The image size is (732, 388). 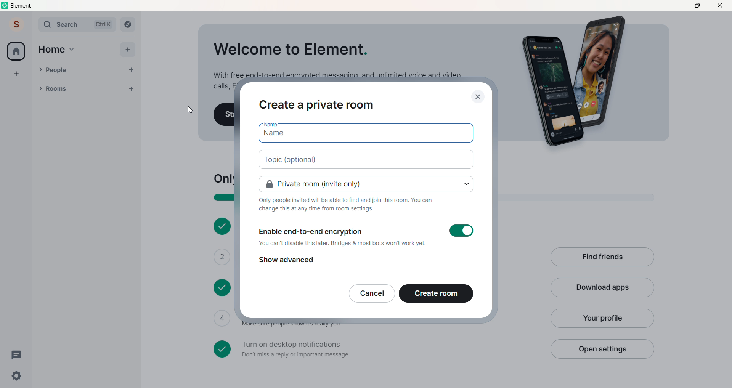 I want to click on Download APp, so click(x=602, y=288).